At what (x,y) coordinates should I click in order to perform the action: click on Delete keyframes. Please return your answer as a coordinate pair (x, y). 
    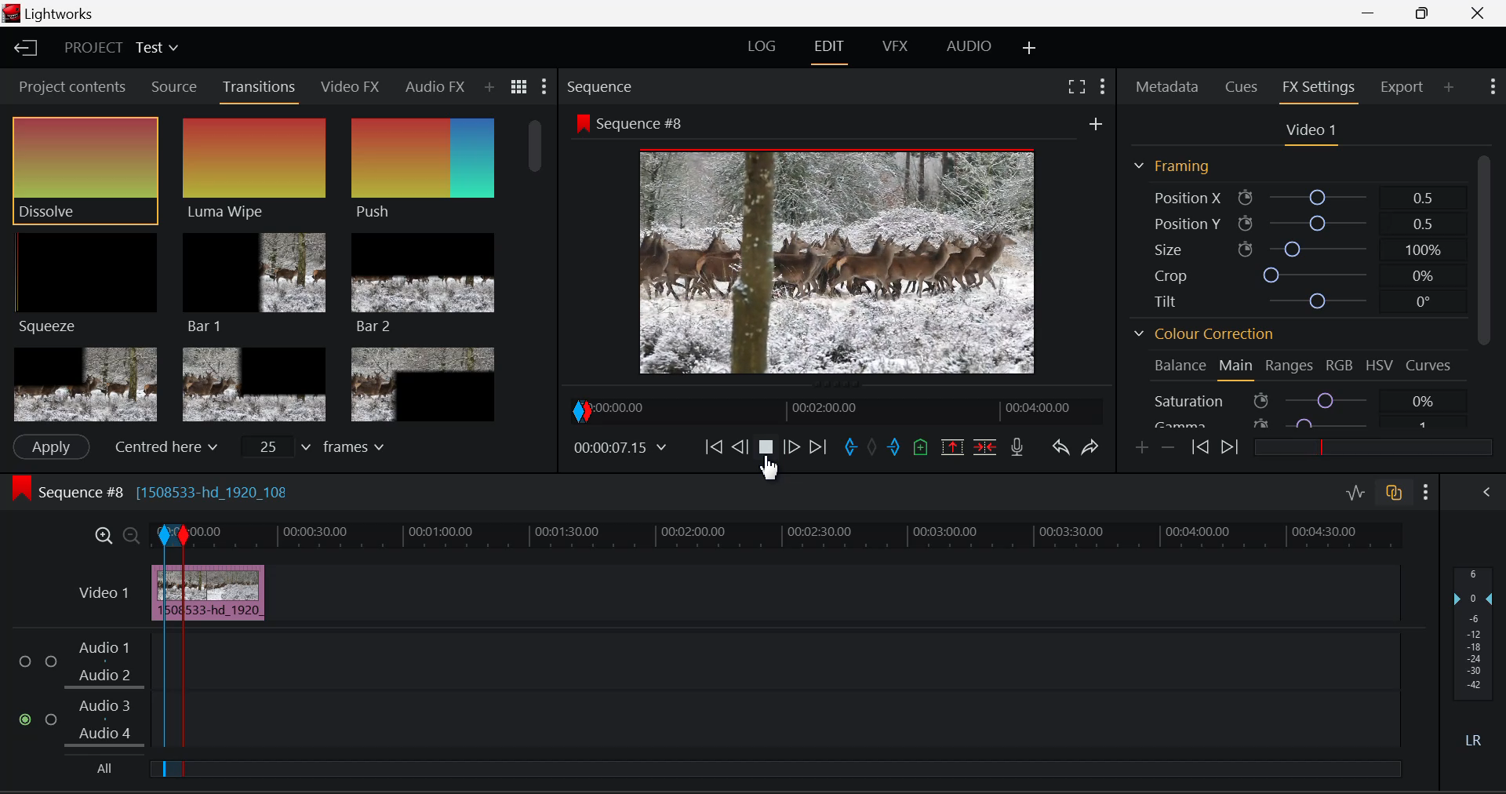
    Looking at the image, I should click on (1167, 446).